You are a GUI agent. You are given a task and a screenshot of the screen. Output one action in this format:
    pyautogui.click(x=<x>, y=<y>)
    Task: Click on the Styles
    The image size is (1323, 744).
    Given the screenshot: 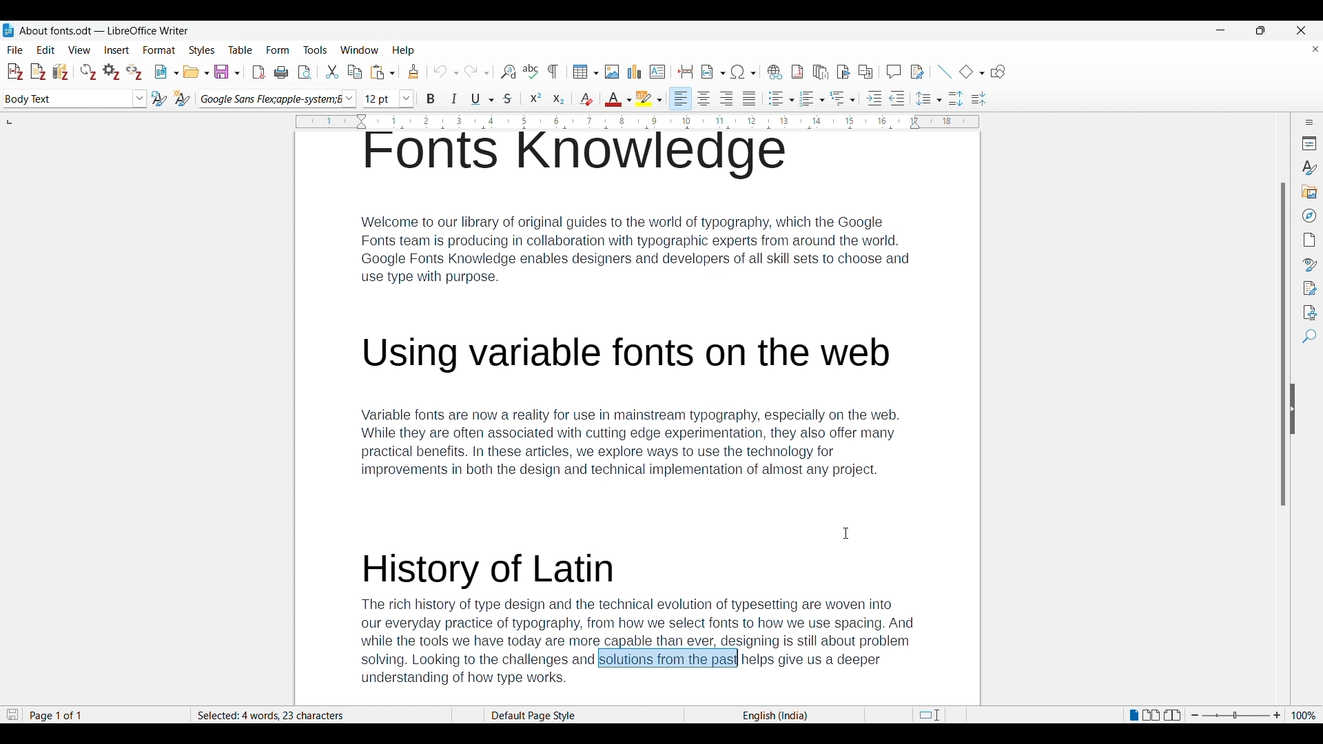 What is the action you would take?
    pyautogui.click(x=1308, y=167)
    